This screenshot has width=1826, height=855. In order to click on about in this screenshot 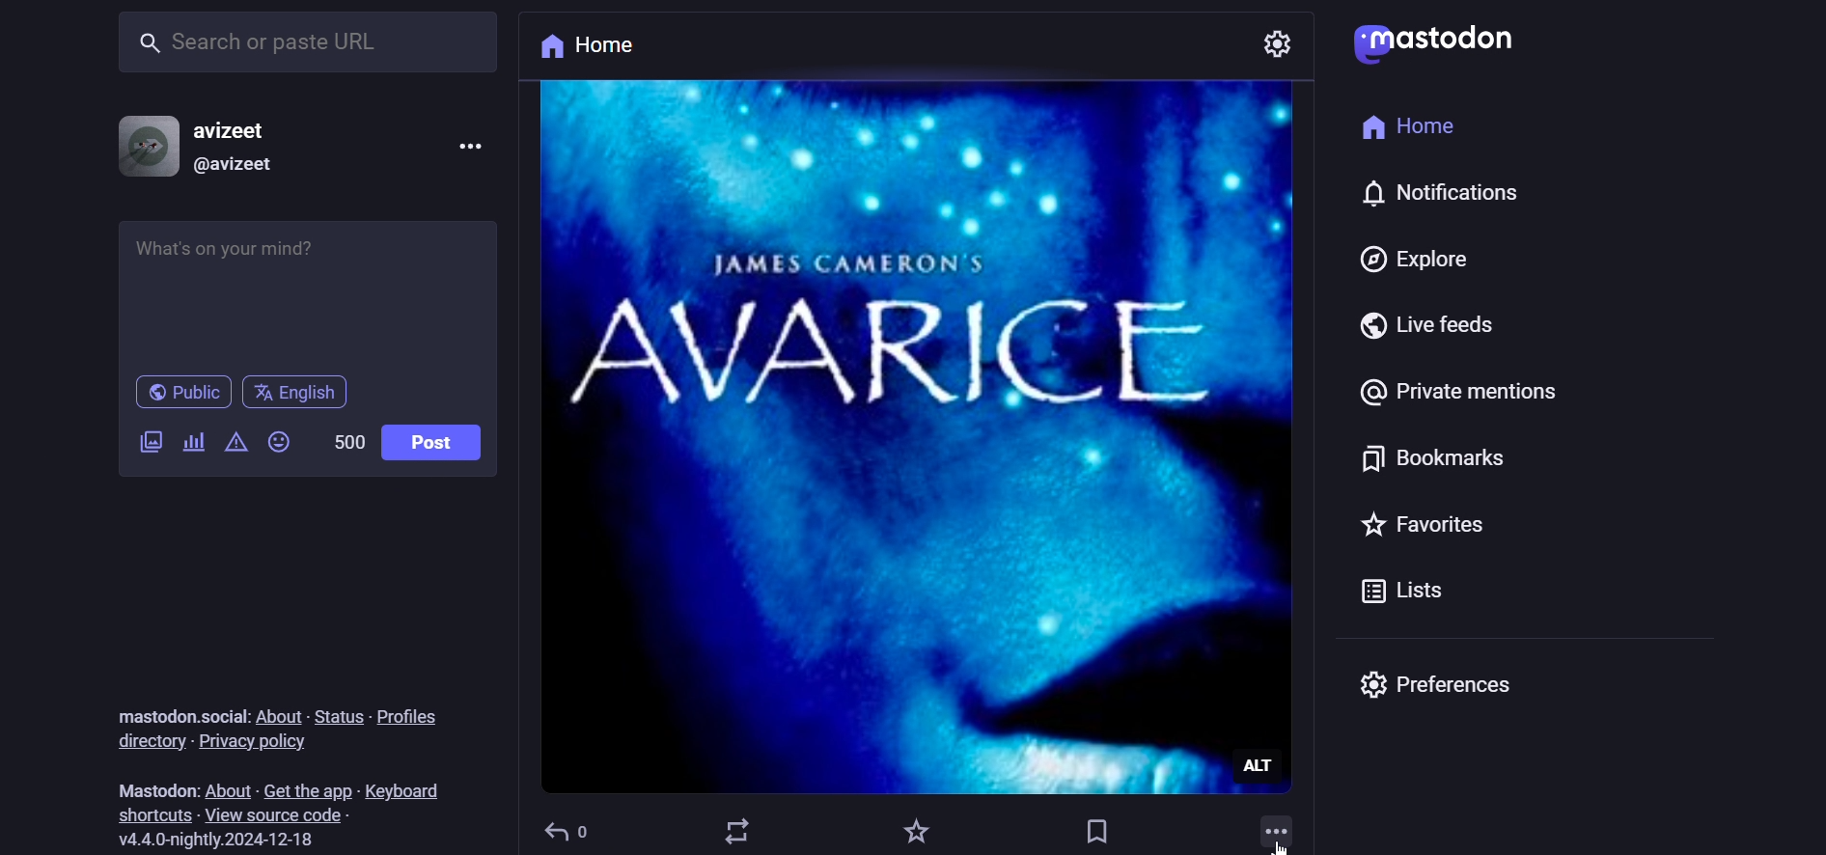, I will do `click(224, 789)`.